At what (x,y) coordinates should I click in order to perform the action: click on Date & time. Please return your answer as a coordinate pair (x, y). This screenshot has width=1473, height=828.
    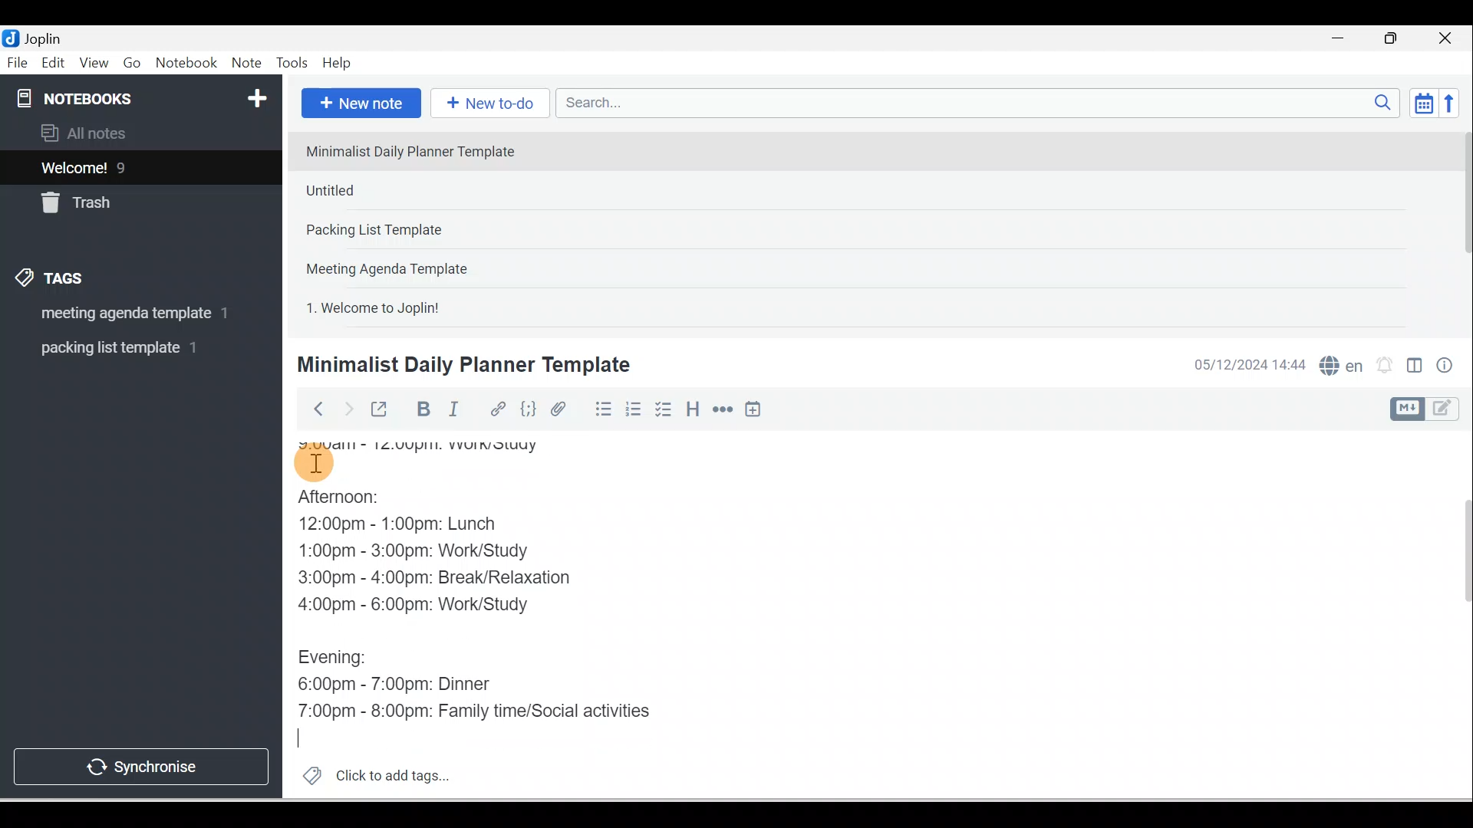
    Looking at the image, I should click on (1247, 365).